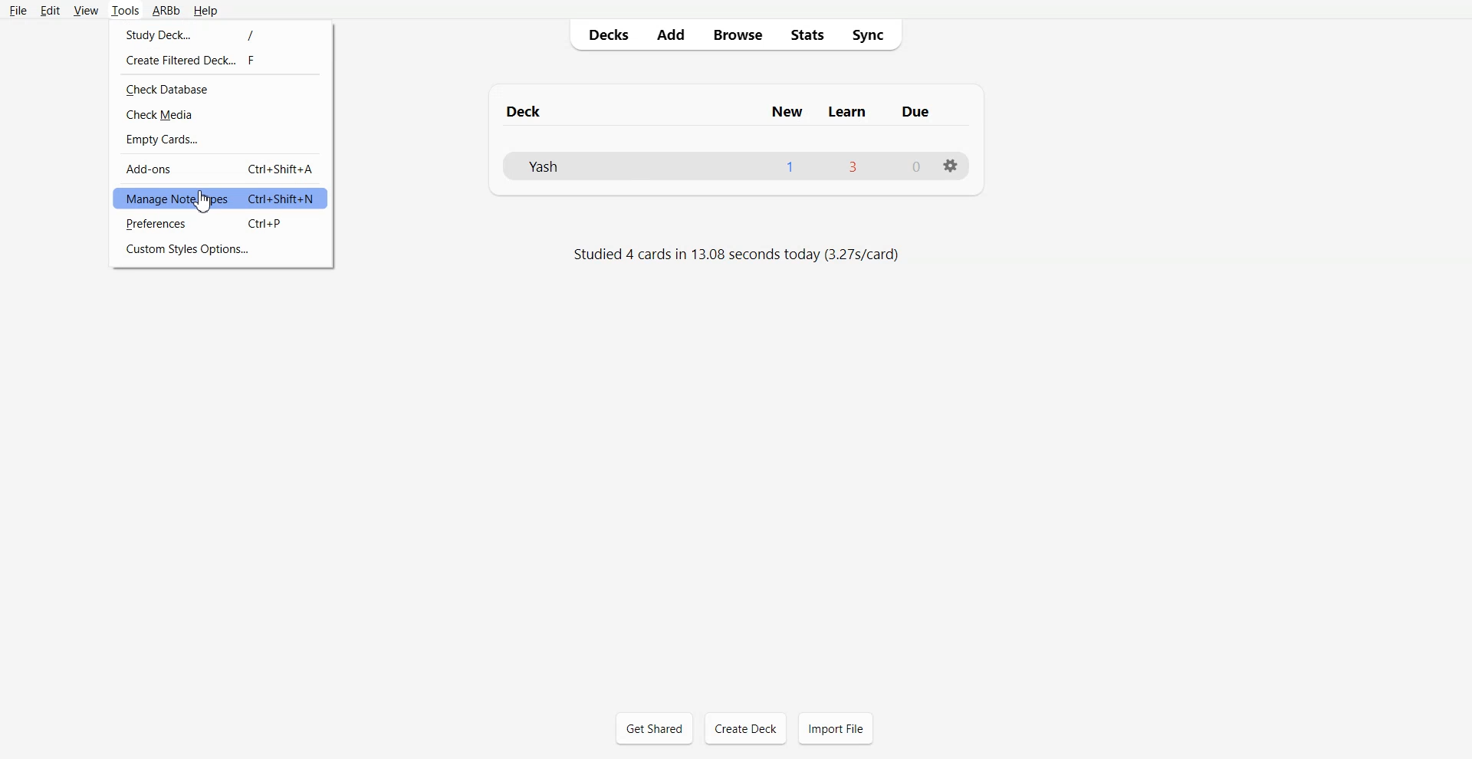 This screenshot has width=1472, height=759. Describe the element at coordinates (746, 728) in the screenshot. I see `Create Deck` at that location.